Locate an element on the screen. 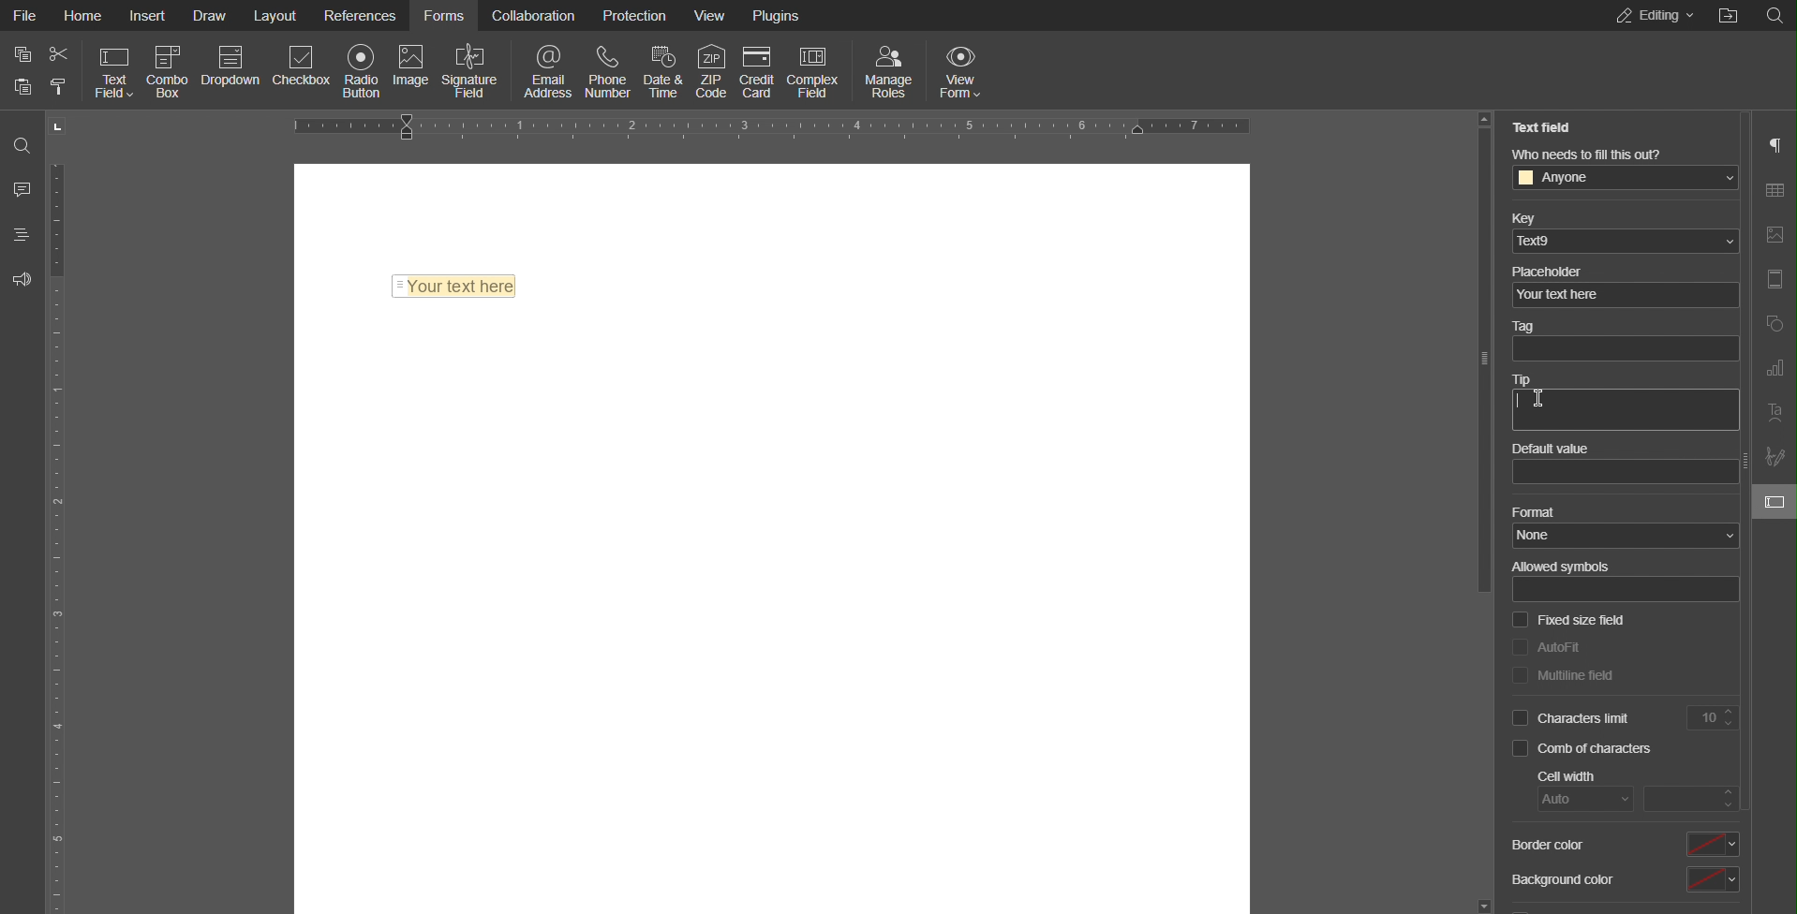  checkbox is located at coordinates (1520, 718).